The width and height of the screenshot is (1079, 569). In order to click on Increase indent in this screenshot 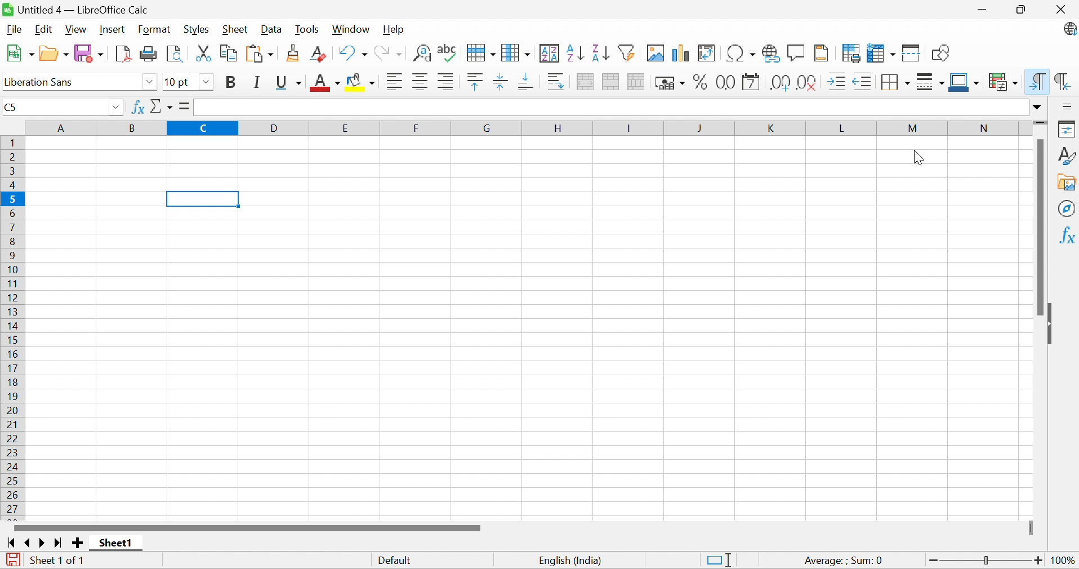, I will do `click(837, 81)`.